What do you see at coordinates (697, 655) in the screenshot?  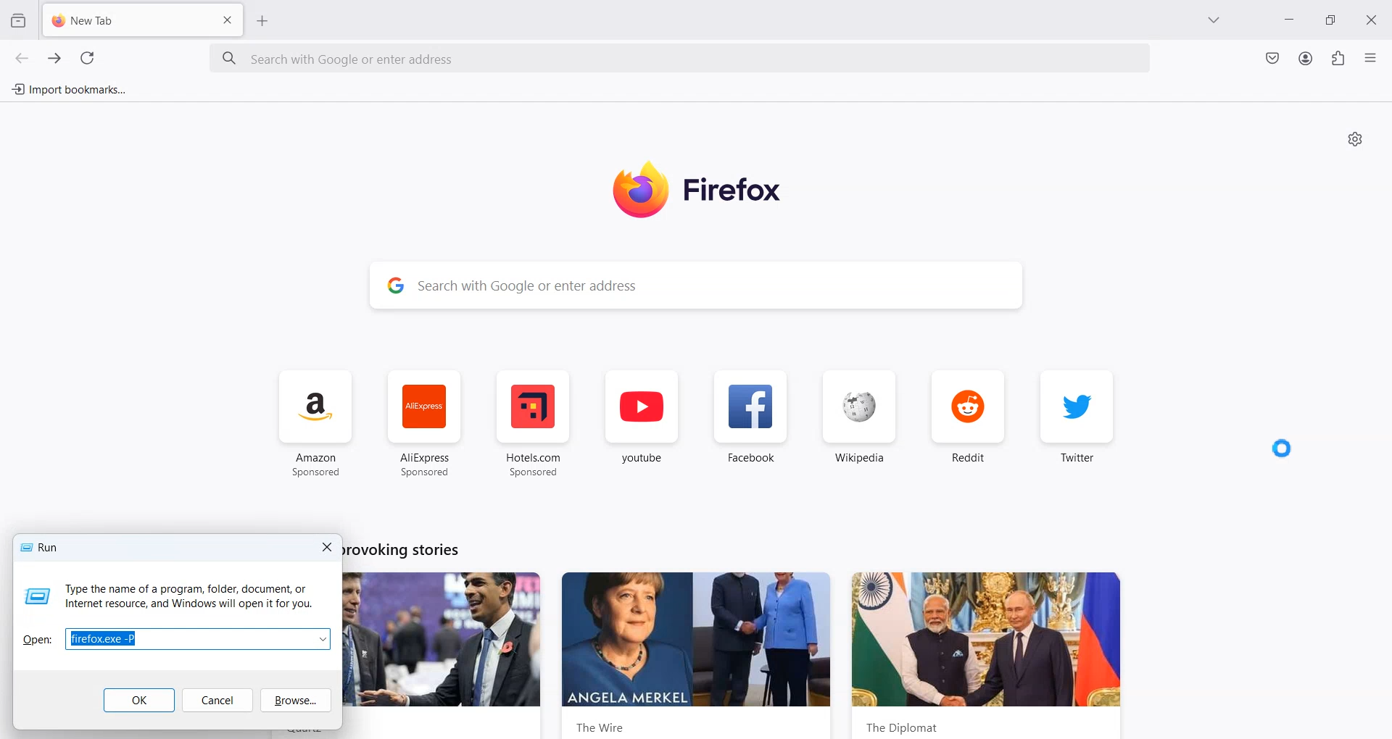 I see `the wire` at bounding box center [697, 655].